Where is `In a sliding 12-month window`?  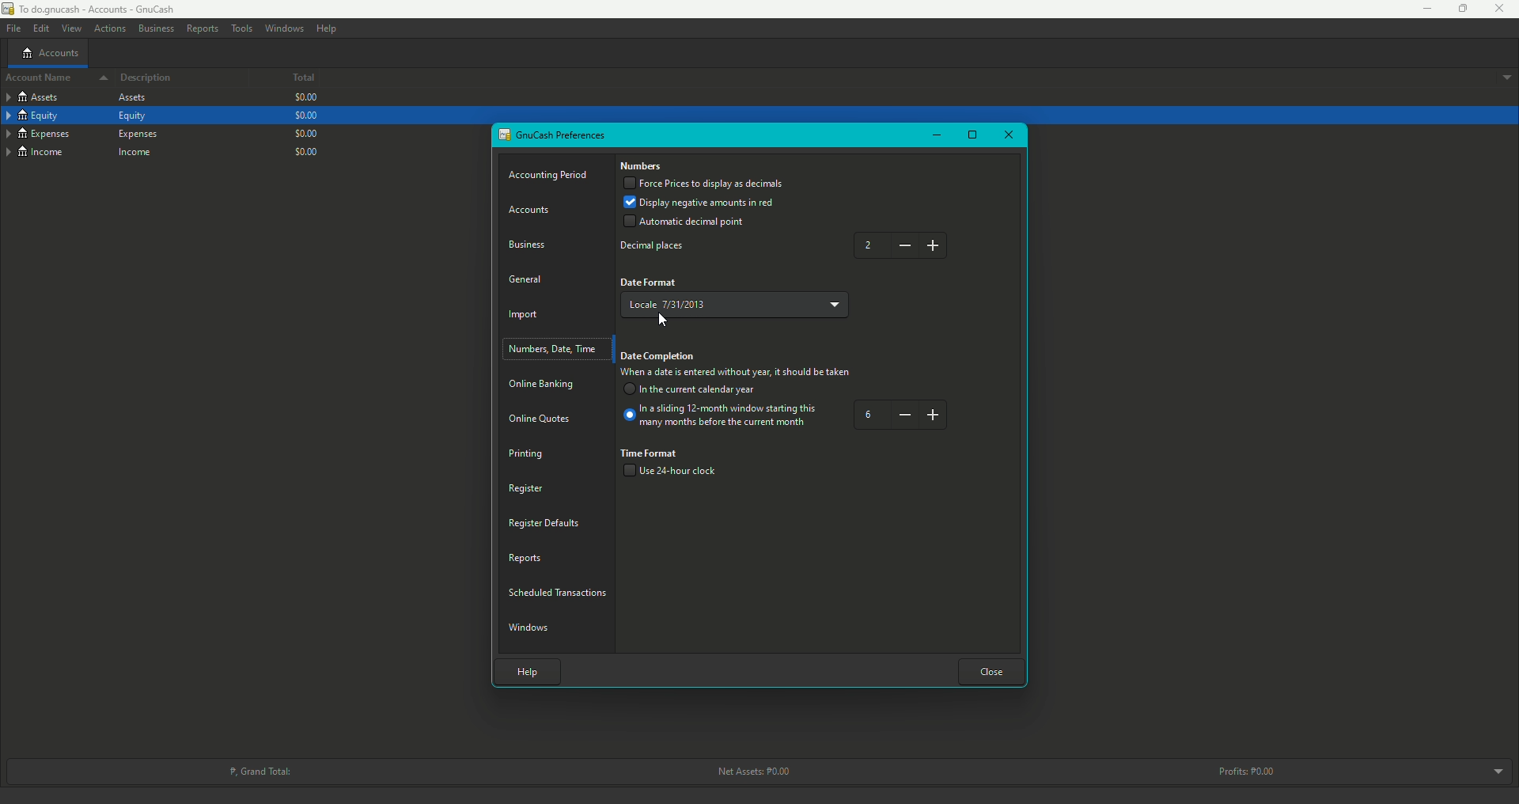 In a sliding 12-month window is located at coordinates (722, 419).